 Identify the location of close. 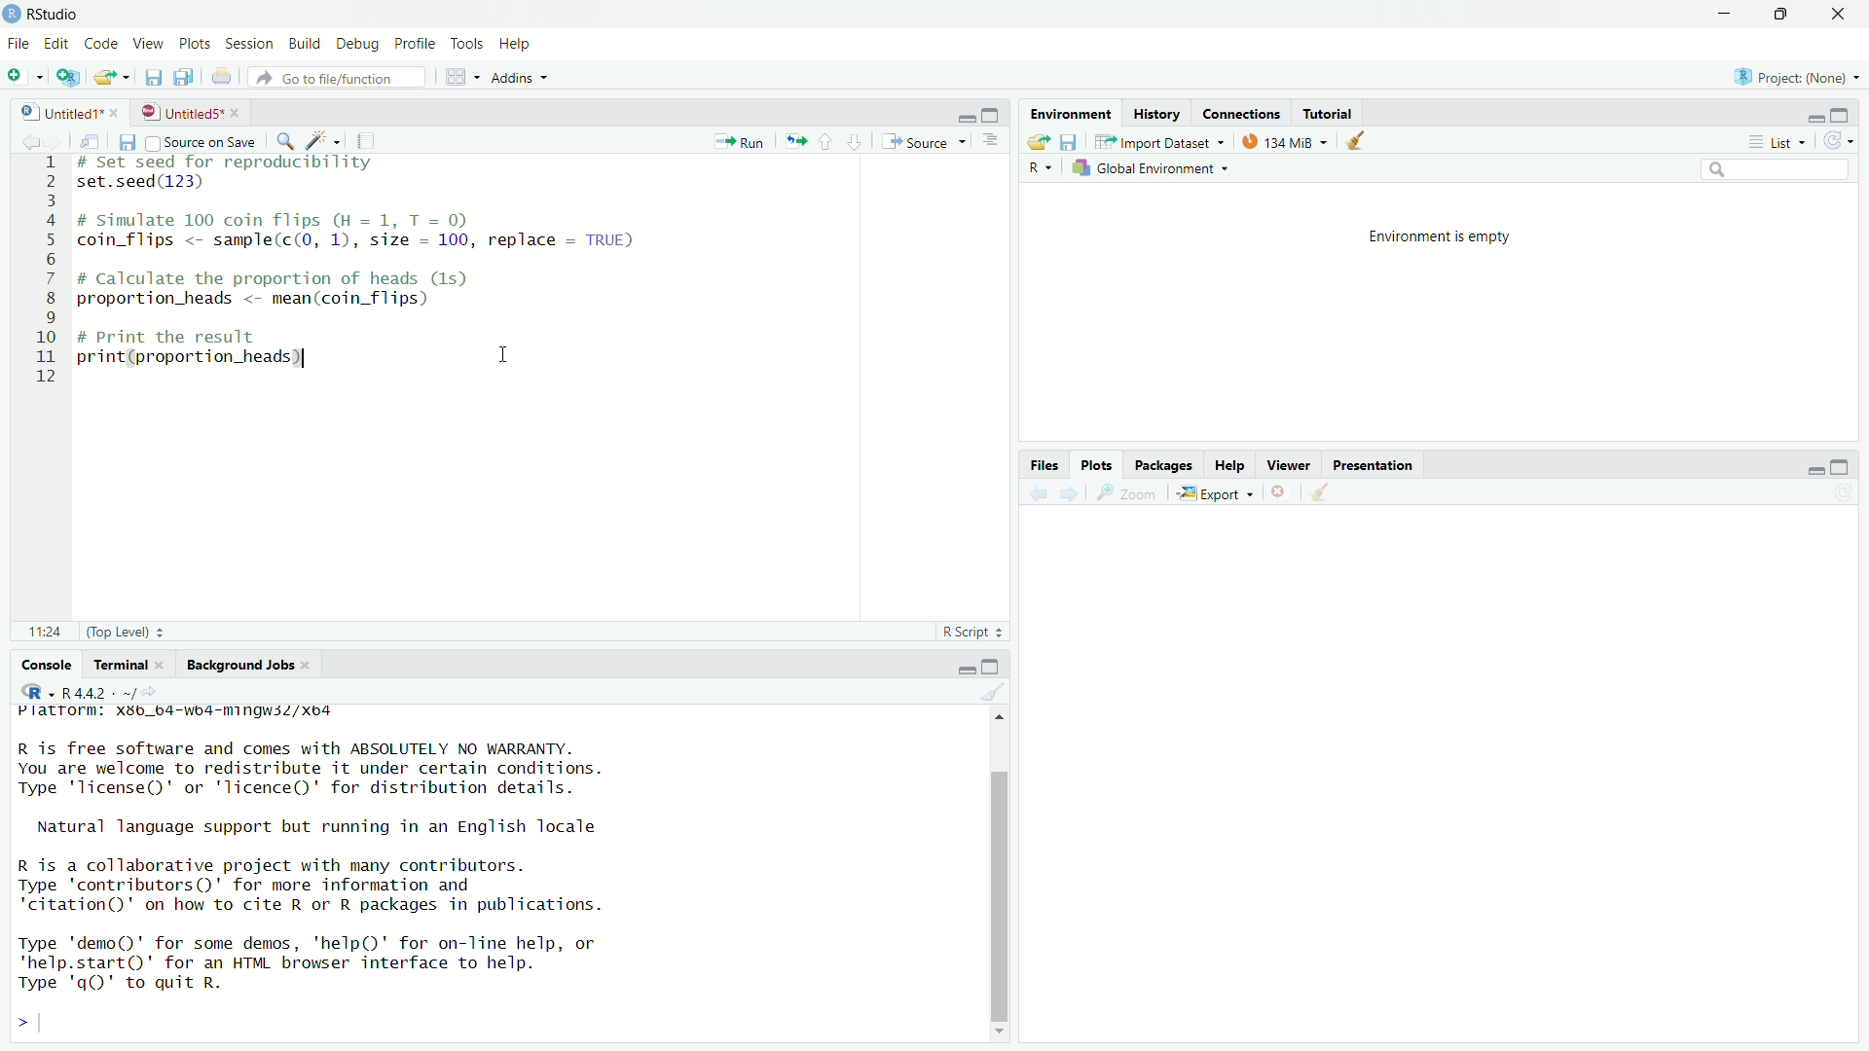
(238, 113).